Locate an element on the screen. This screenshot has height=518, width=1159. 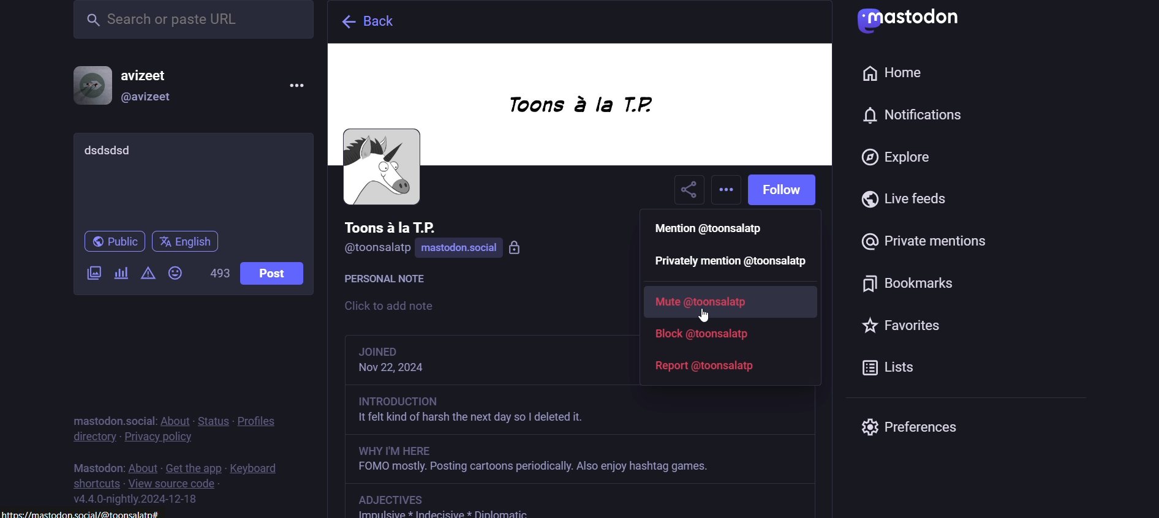
private mentions is located at coordinates (924, 247).